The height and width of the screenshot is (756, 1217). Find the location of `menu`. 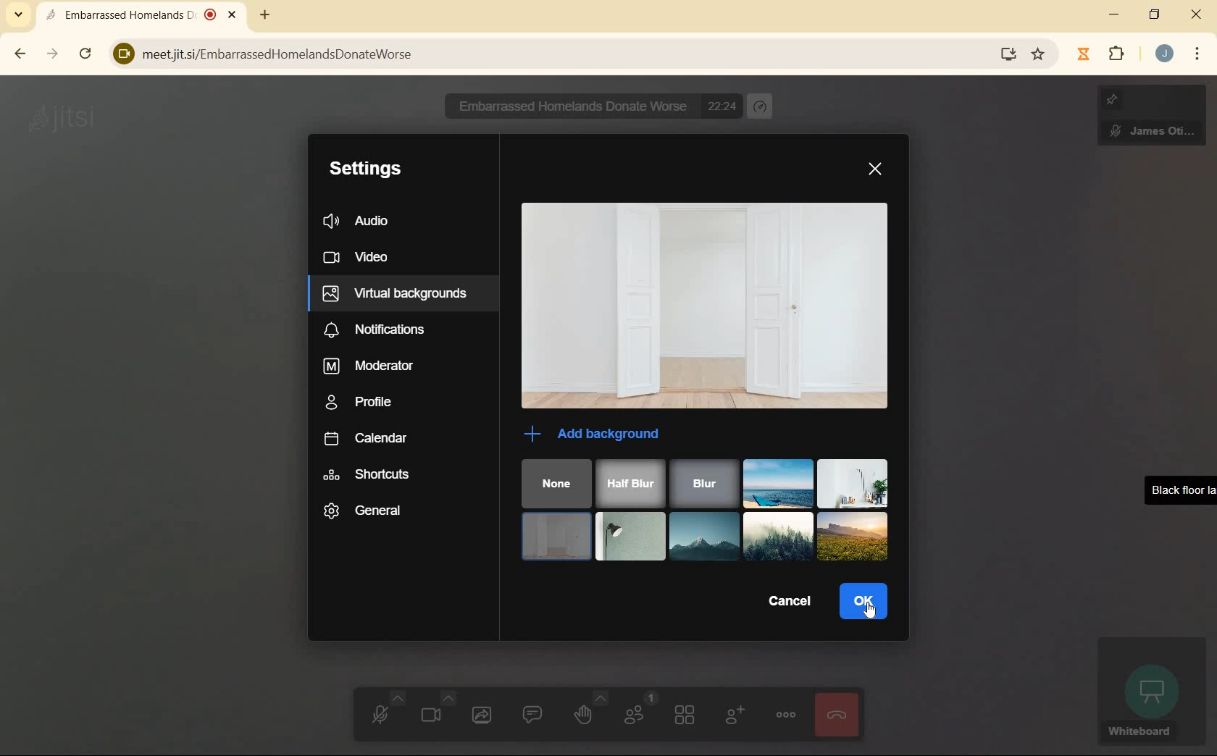

menu is located at coordinates (1198, 56).